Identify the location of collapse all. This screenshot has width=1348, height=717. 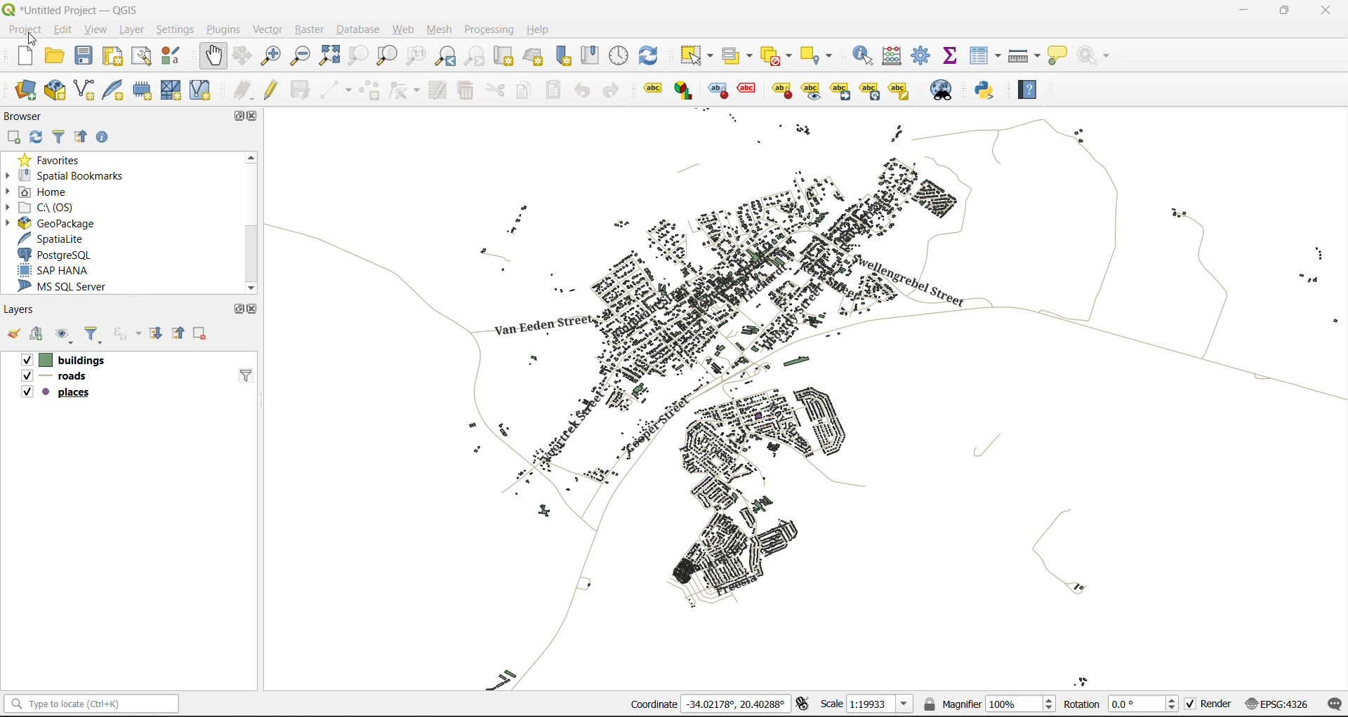
(81, 138).